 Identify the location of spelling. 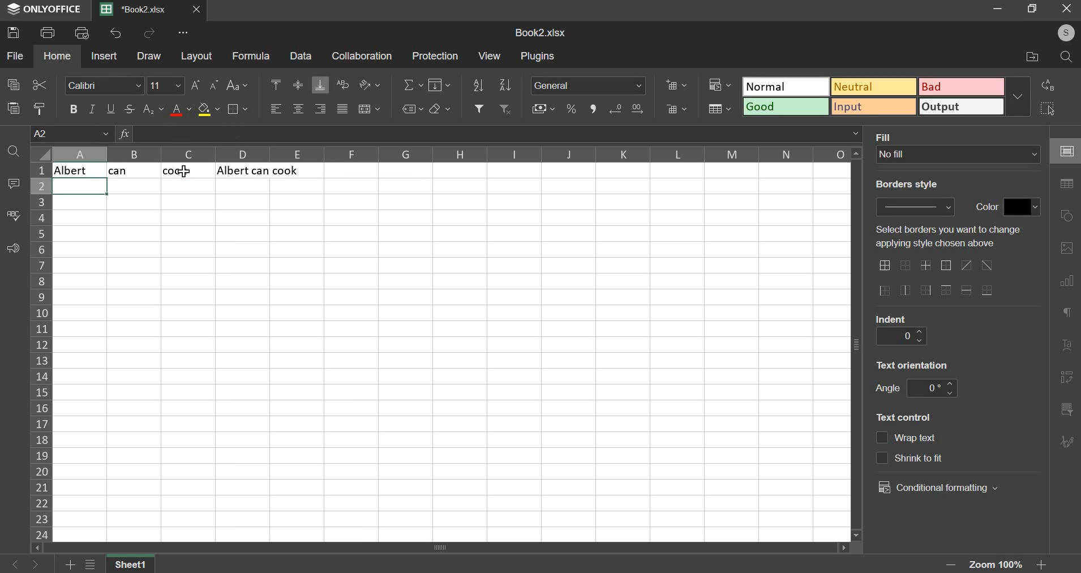
(13, 215).